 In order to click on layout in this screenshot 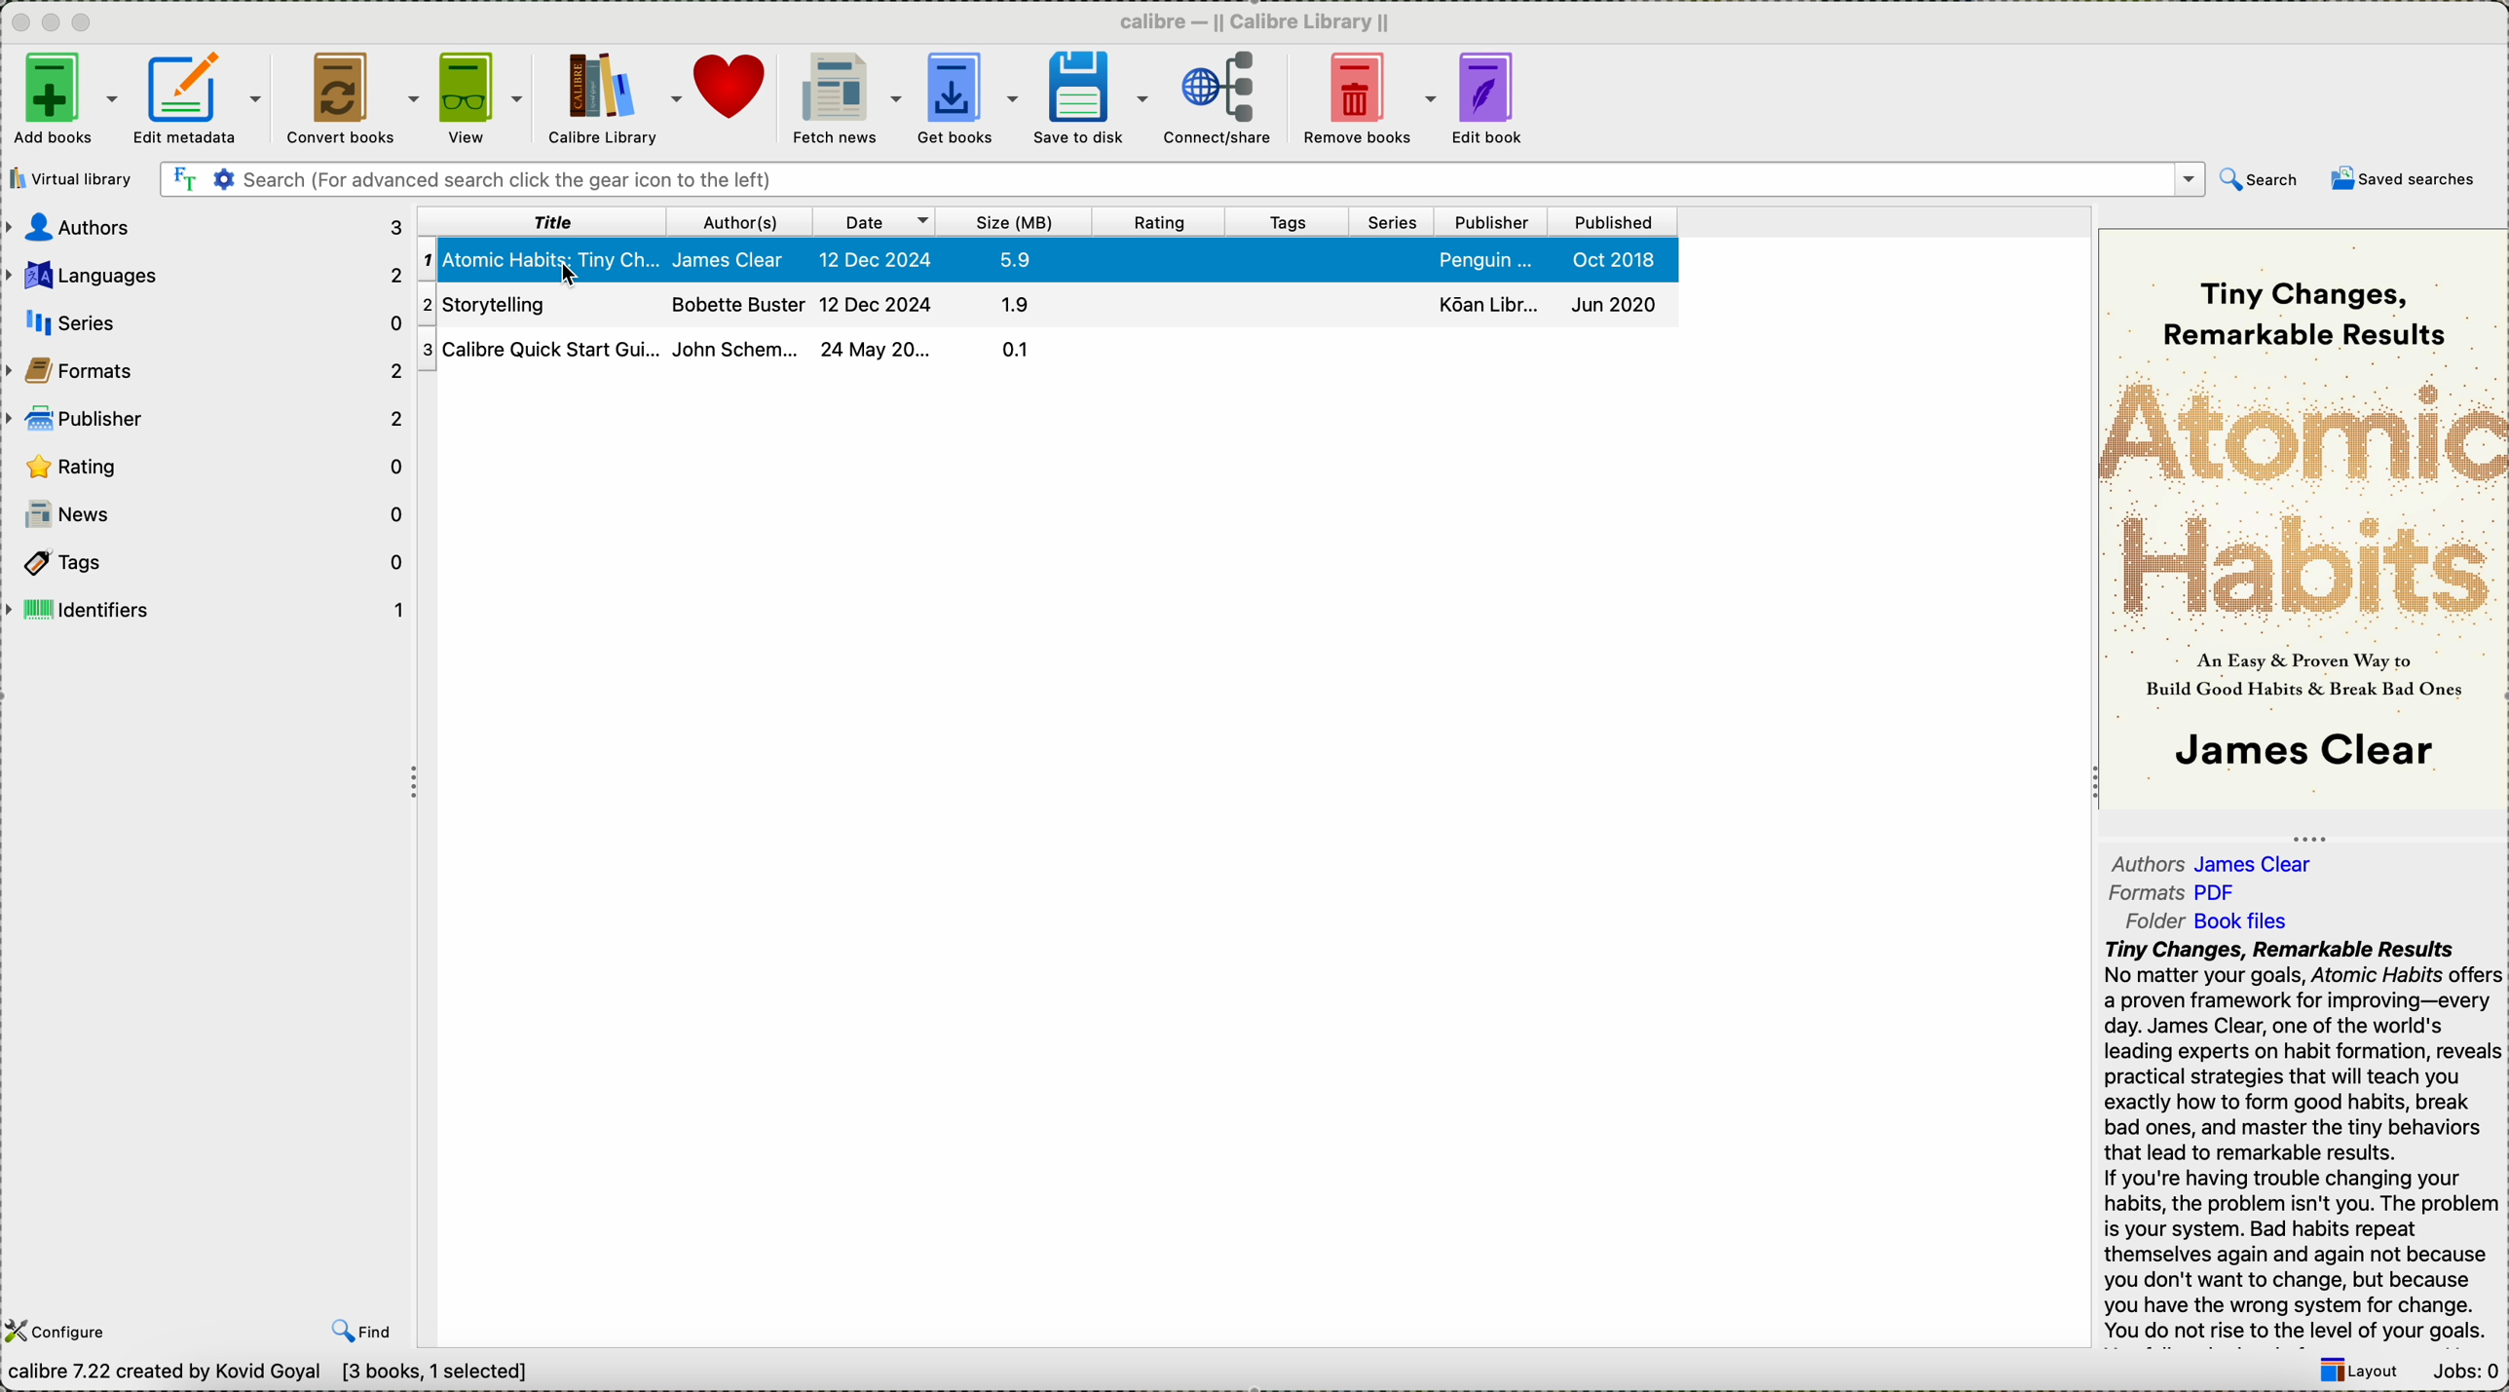, I will do `click(2357, 1373)`.